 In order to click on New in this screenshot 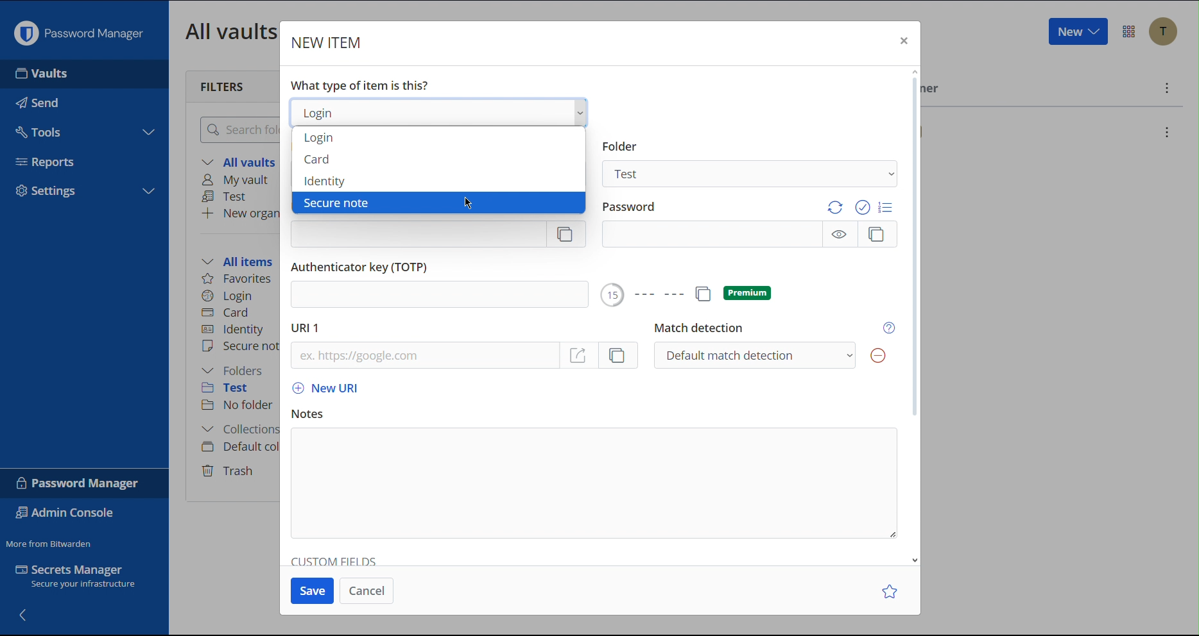, I will do `click(1077, 32)`.